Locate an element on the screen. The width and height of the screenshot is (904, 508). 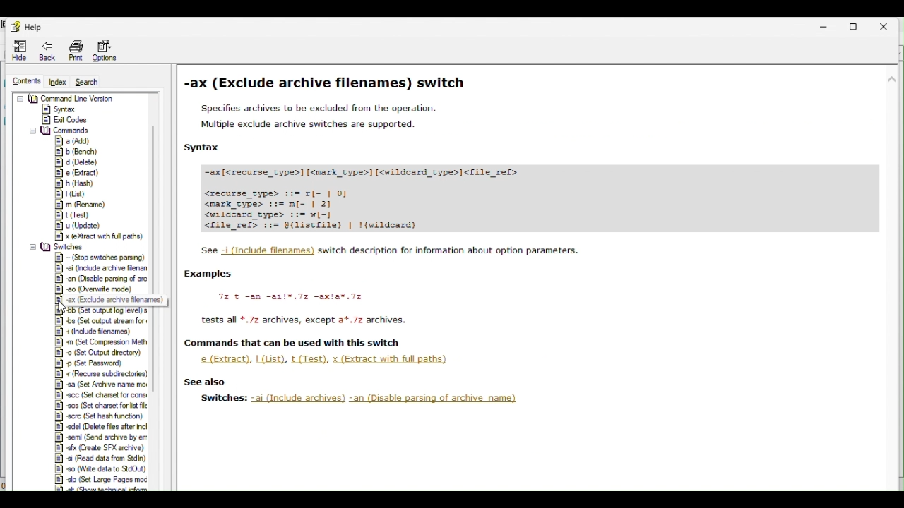
1 (Include filenames) is located at coordinates (269, 251).